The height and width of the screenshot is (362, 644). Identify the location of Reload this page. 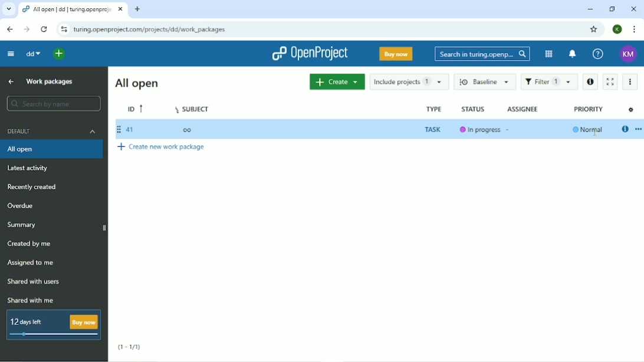
(45, 29).